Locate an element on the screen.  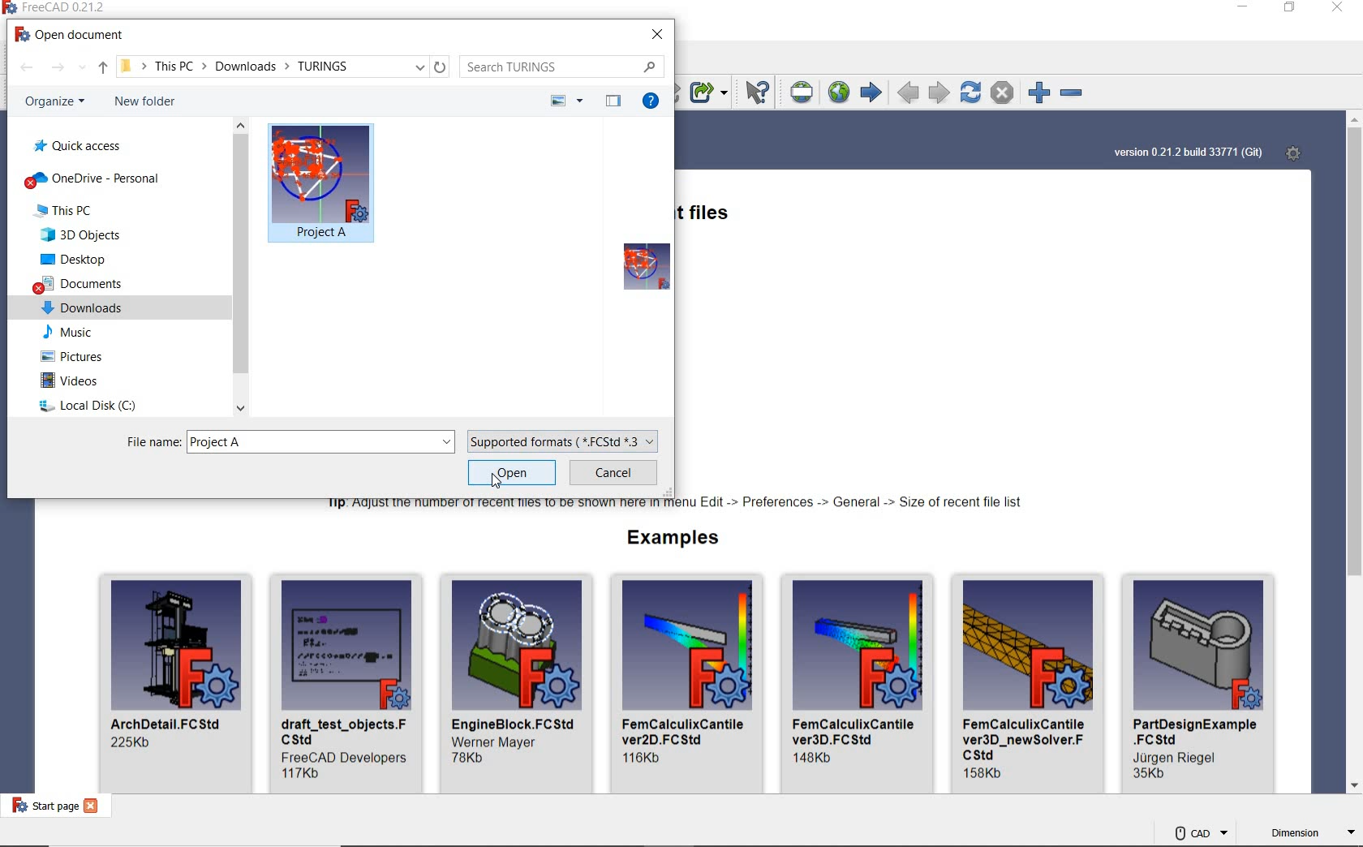
EXAMPLES is located at coordinates (676, 539).